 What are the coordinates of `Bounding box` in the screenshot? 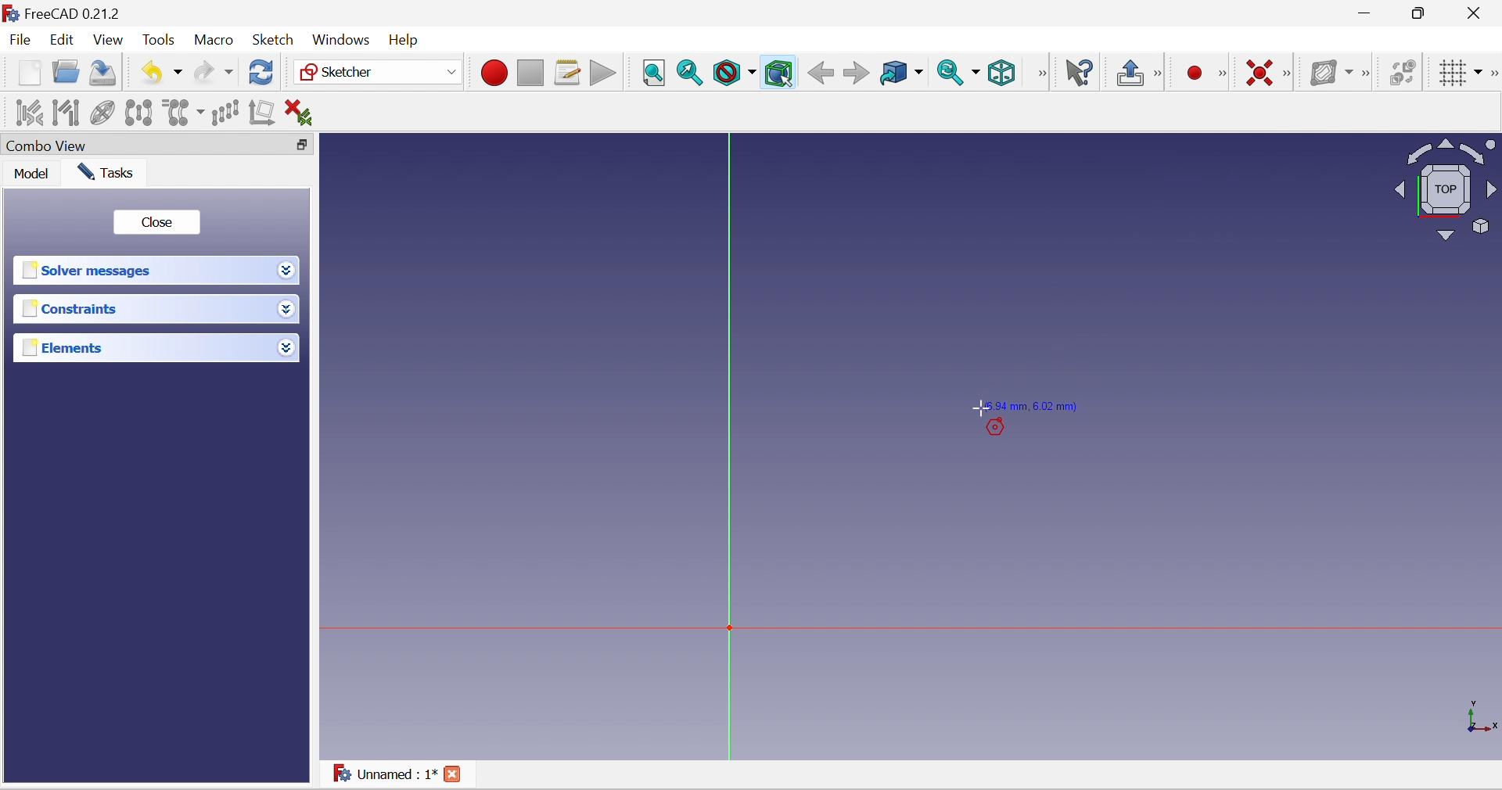 It's located at (780, 74).